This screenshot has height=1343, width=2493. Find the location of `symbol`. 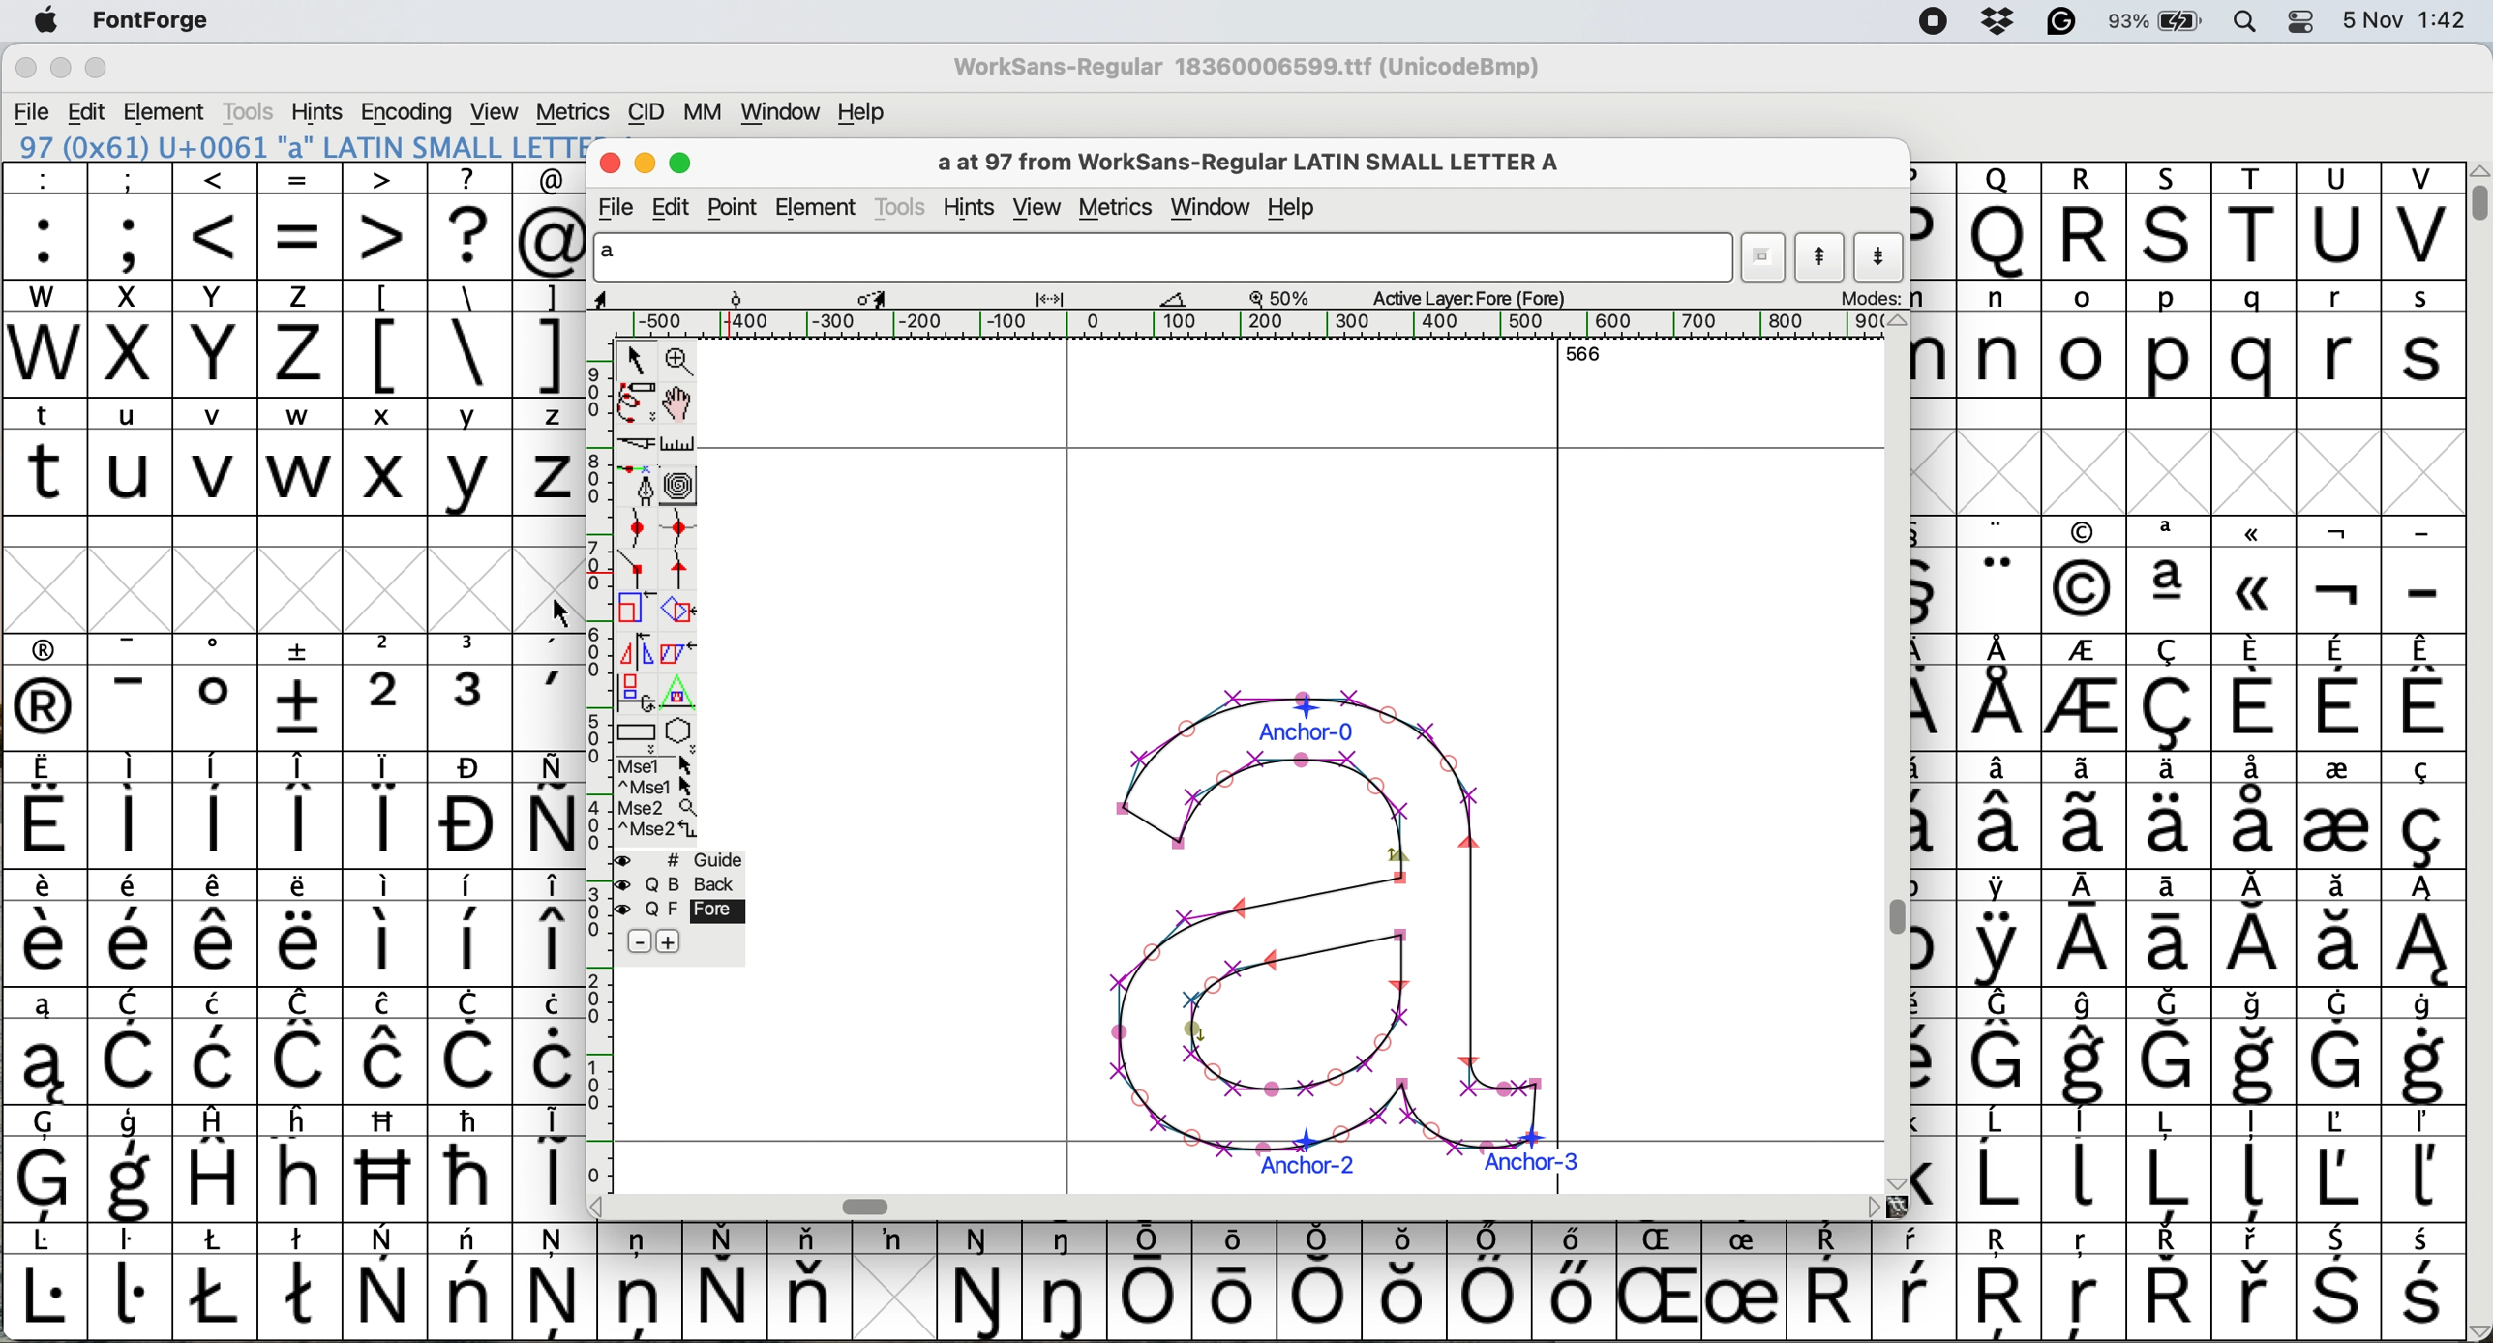

symbol is located at coordinates (553, 1046).